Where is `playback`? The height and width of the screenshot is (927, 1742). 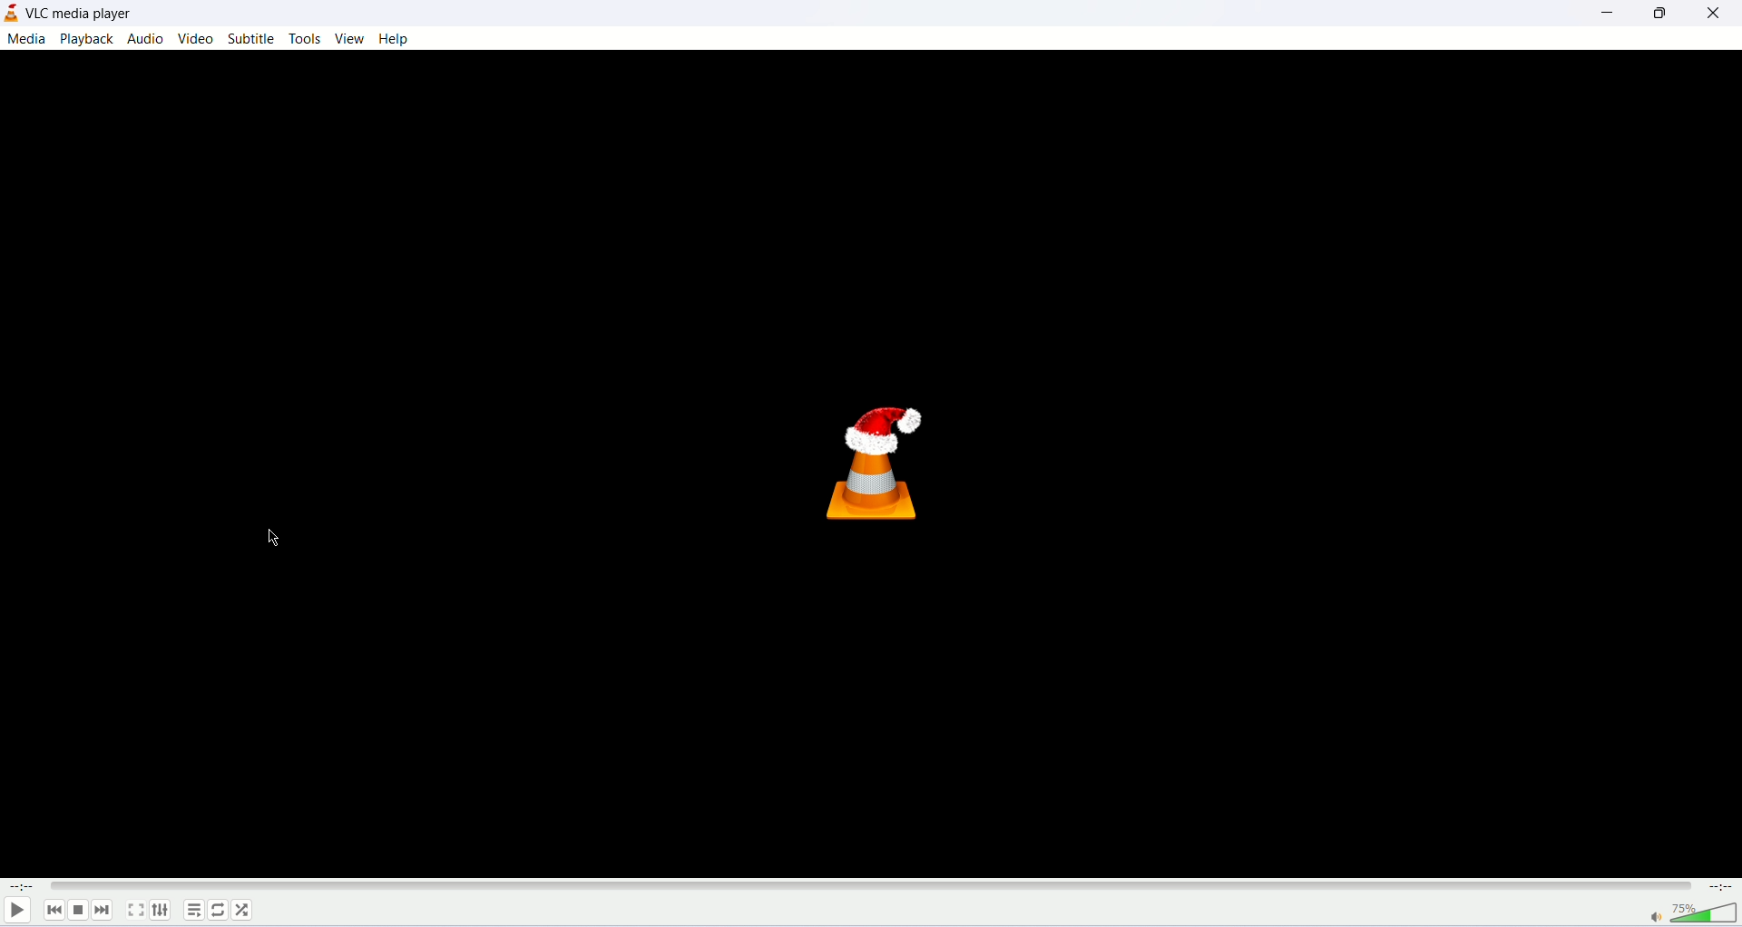 playback is located at coordinates (88, 39).